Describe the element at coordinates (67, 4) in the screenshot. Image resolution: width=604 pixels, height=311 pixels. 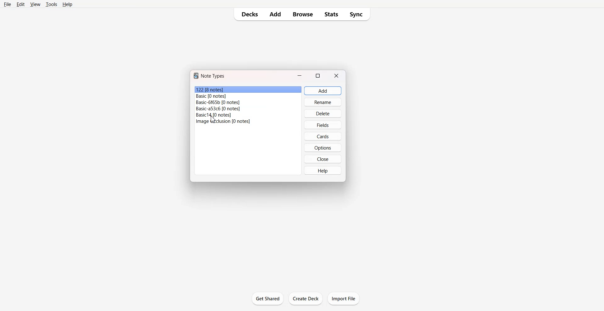
I see `Help` at that location.